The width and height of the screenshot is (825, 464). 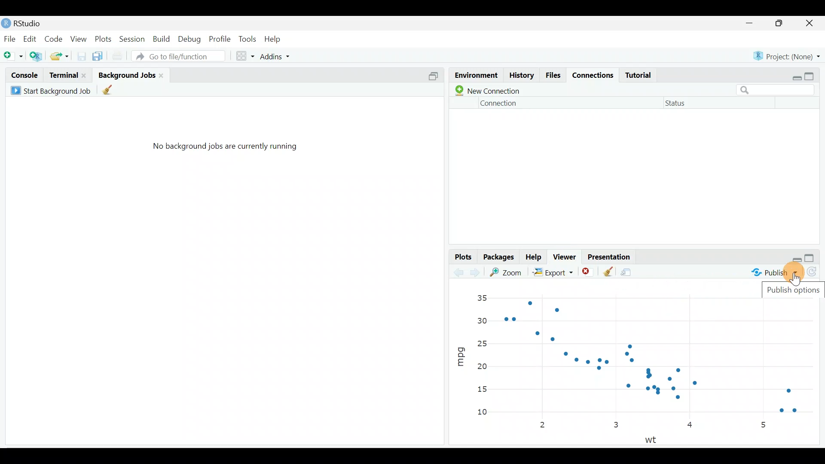 What do you see at coordinates (629, 270) in the screenshot?
I see `show in new window` at bounding box center [629, 270].